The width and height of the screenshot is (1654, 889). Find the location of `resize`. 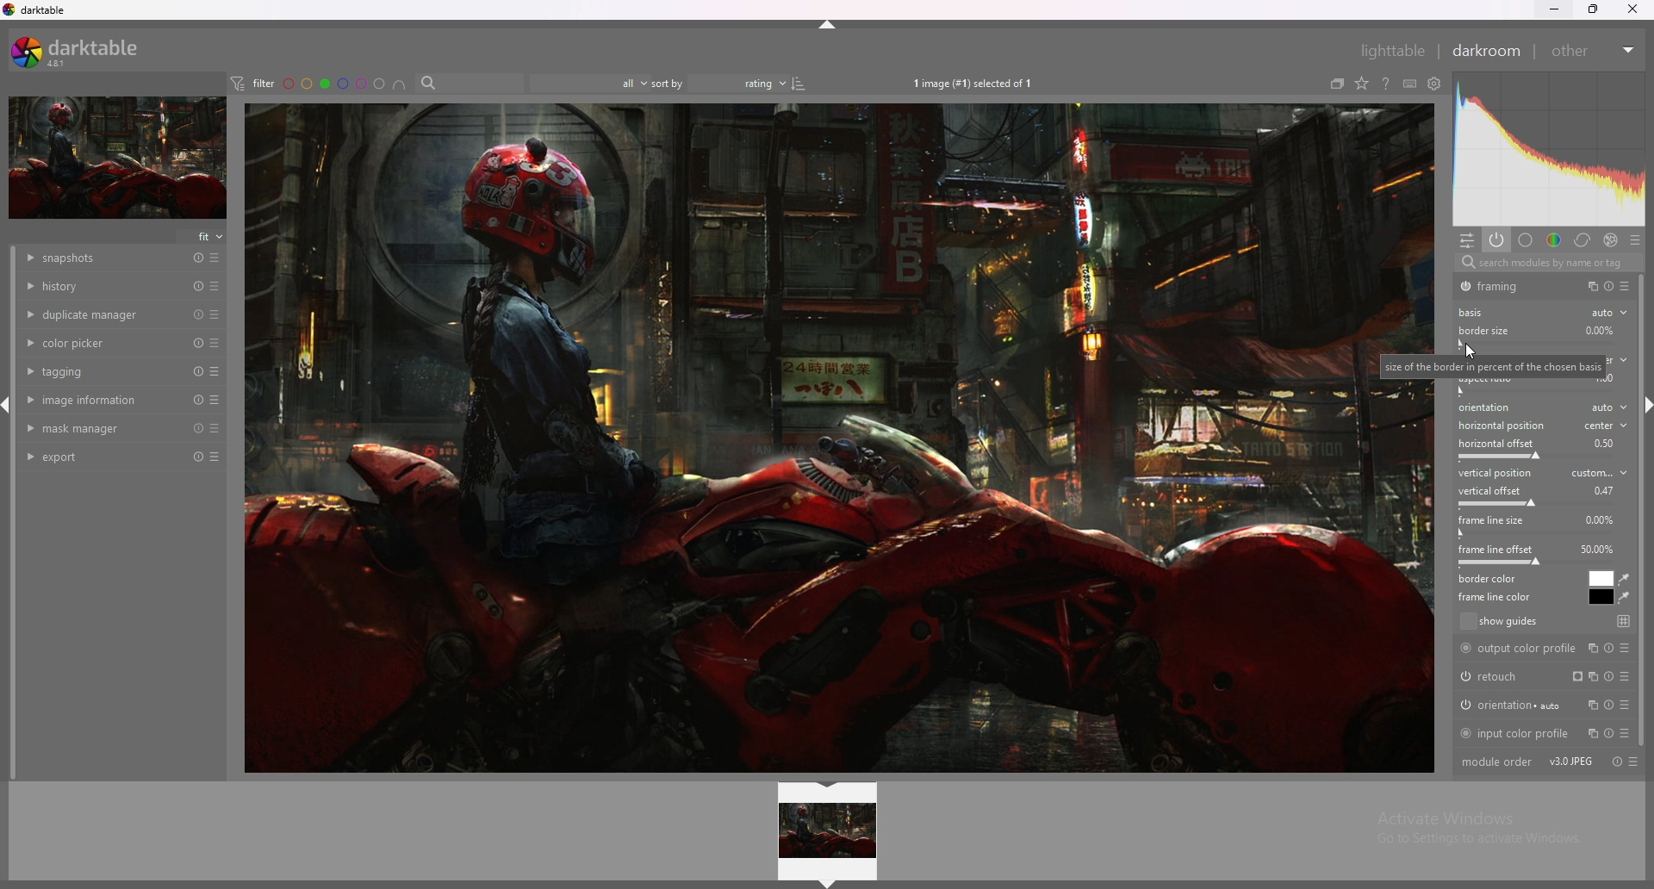

resize is located at coordinates (1596, 9).